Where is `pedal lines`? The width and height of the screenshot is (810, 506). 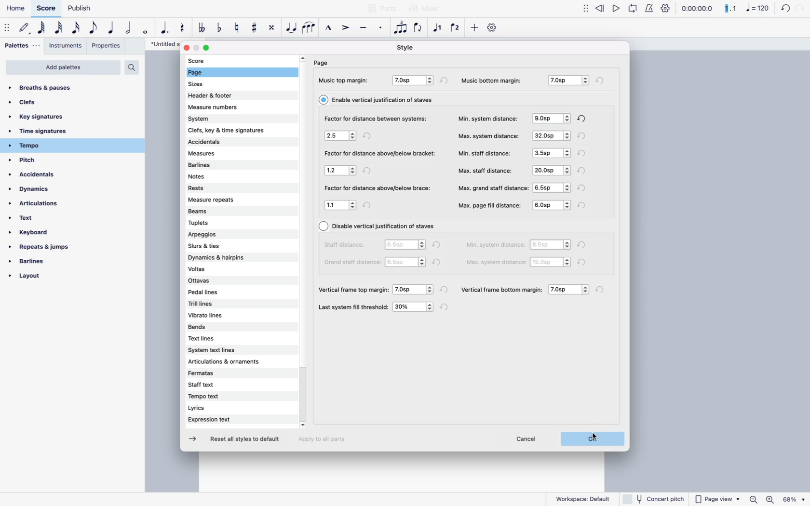 pedal lines is located at coordinates (215, 293).